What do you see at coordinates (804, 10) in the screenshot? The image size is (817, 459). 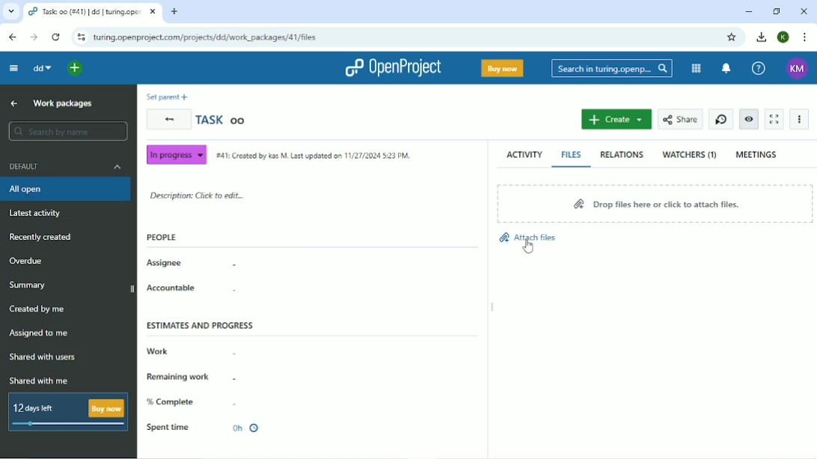 I see `Close` at bounding box center [804, 10].